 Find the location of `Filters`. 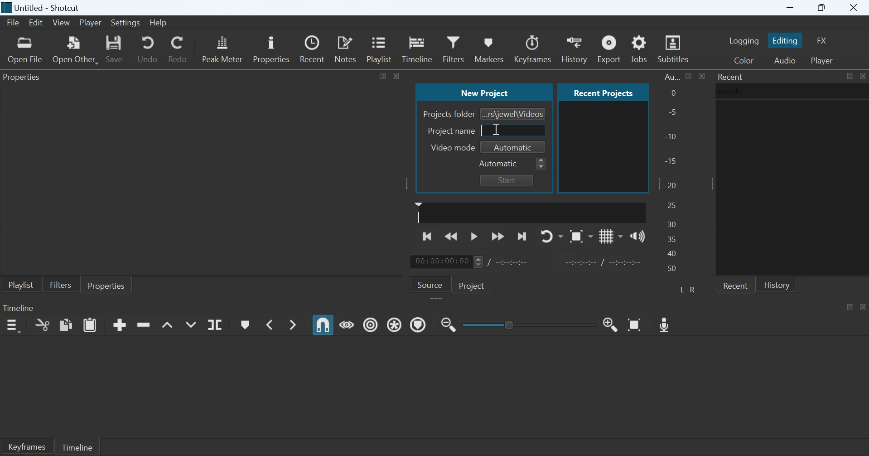

Filters is located at coordinates (453, 48).